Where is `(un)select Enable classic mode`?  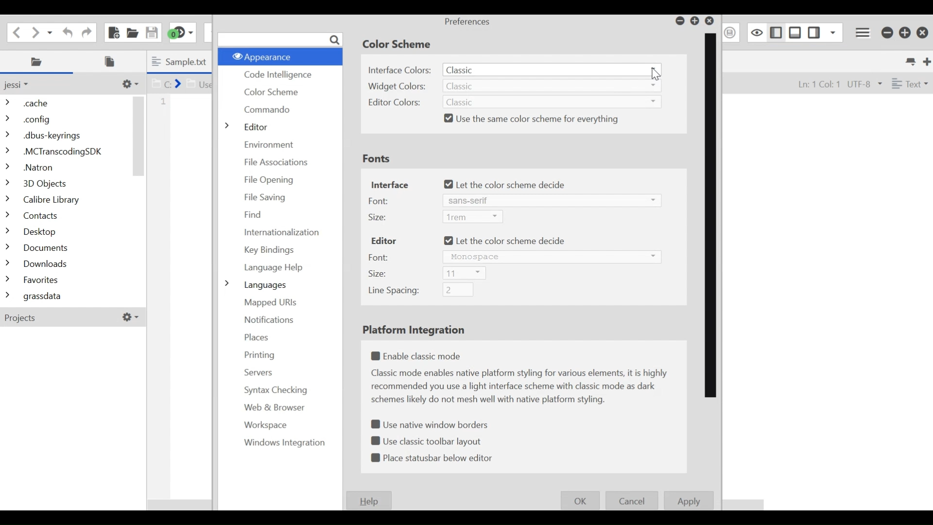 (un)select Enable classic mode is located at coordinates (419, 356).